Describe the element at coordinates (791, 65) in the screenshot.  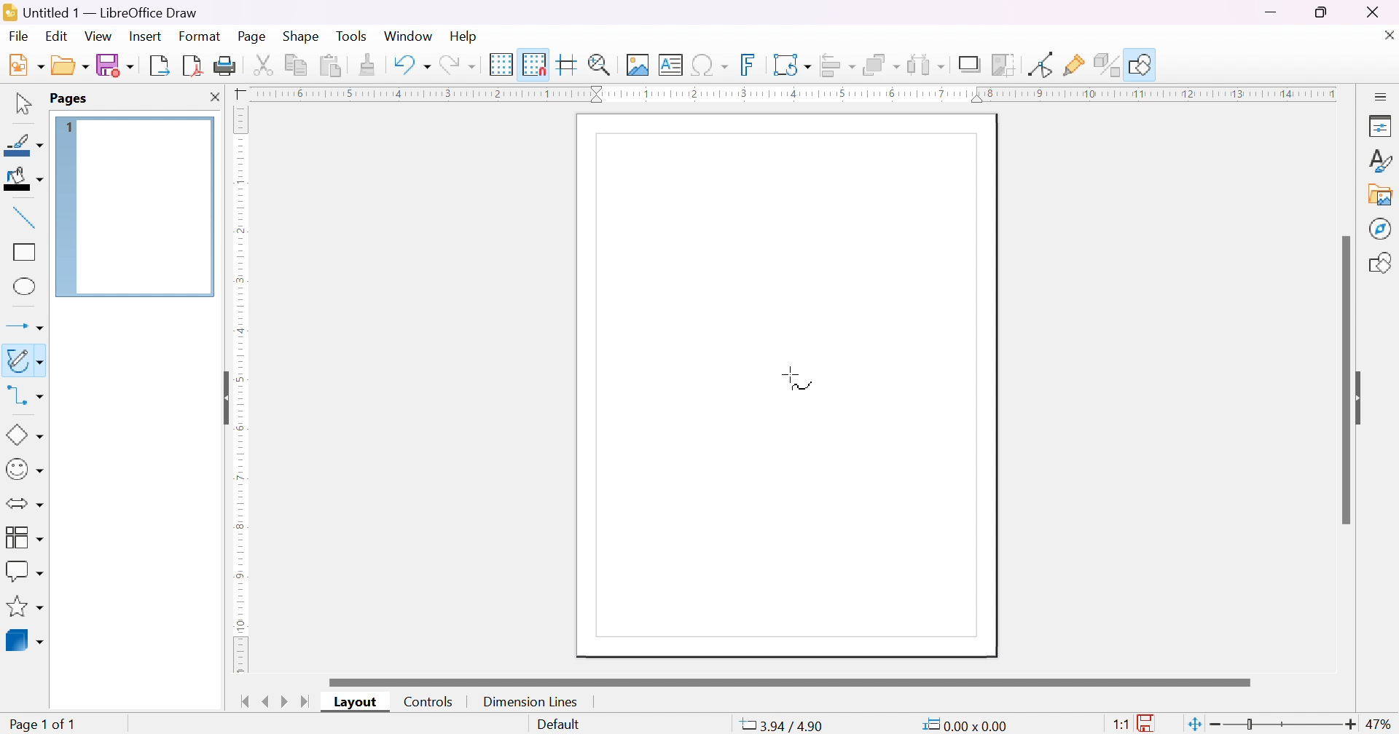
I see `transformation` at that location.